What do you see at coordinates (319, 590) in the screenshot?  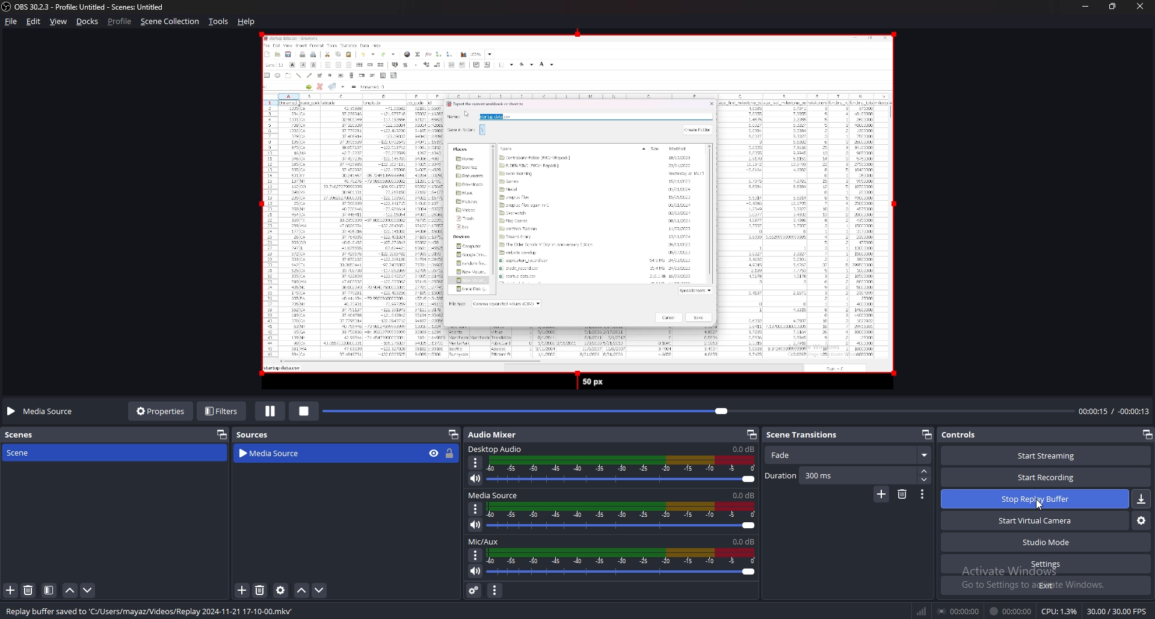 I see `move source down` at bounding box center [319, 590].